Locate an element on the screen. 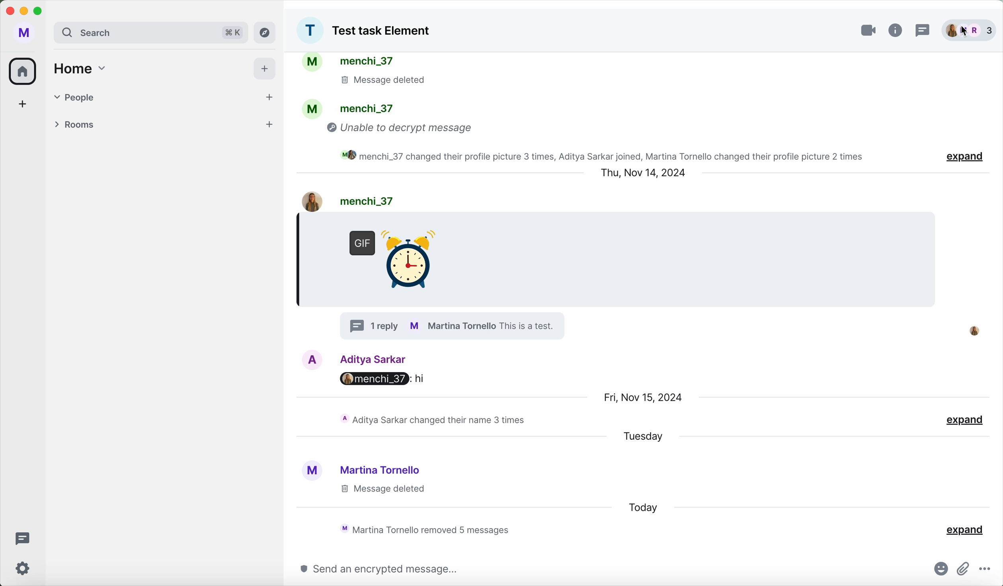 Image resolution: width=1003 pixels, height=586 pixels. add is located at coordinates (23, 103).